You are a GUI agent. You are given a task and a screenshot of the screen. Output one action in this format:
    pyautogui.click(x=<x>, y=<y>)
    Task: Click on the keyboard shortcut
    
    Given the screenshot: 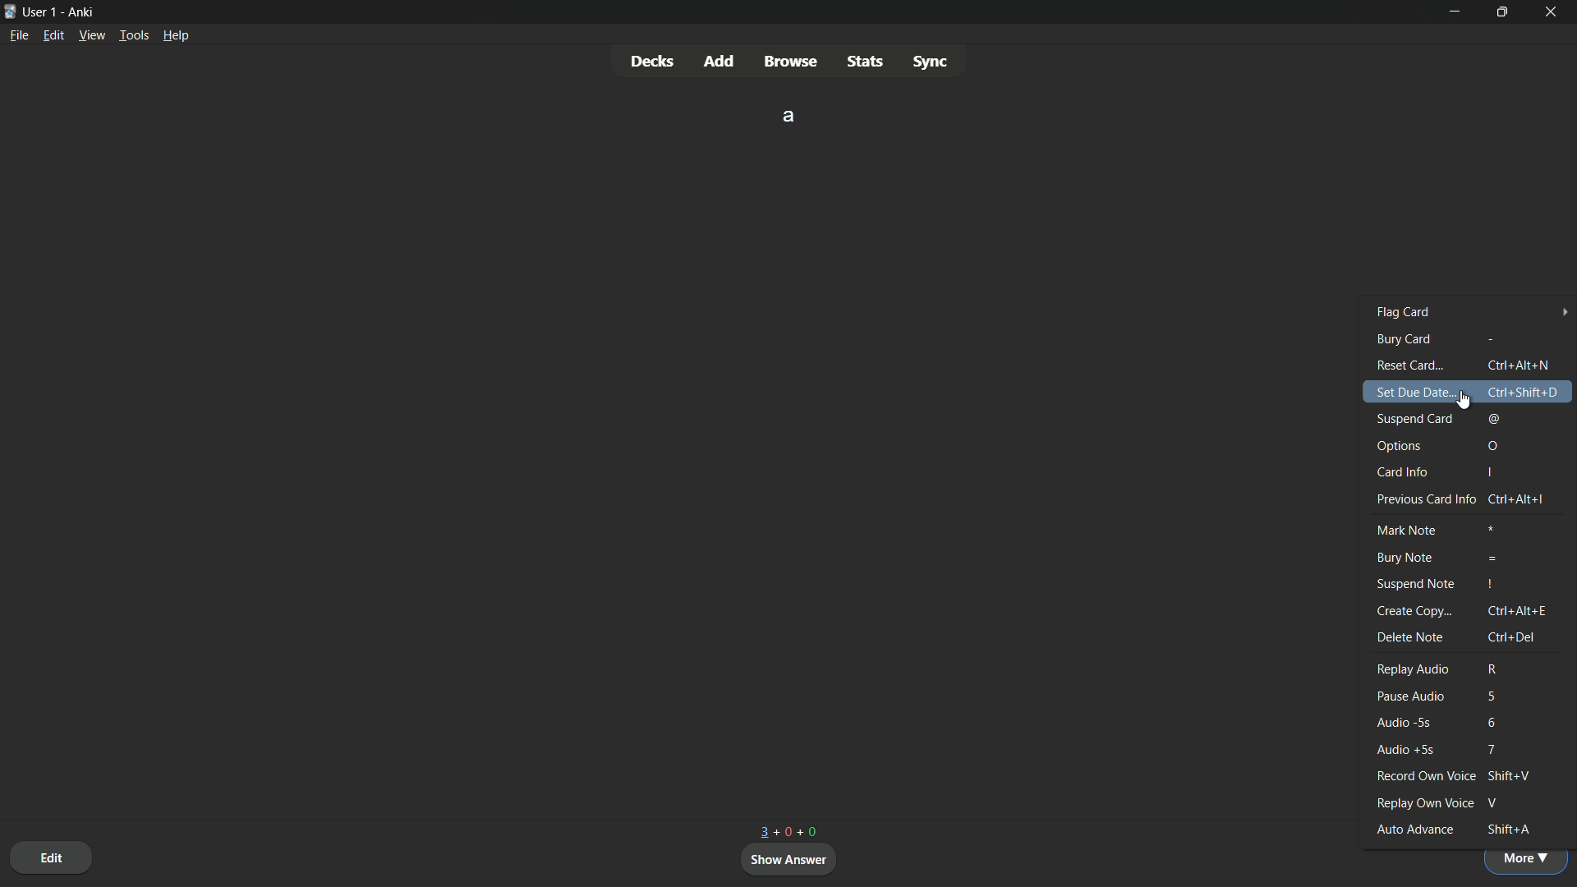 What is the action you would take?
    pyautogui.click(x=1498, y=802)
    